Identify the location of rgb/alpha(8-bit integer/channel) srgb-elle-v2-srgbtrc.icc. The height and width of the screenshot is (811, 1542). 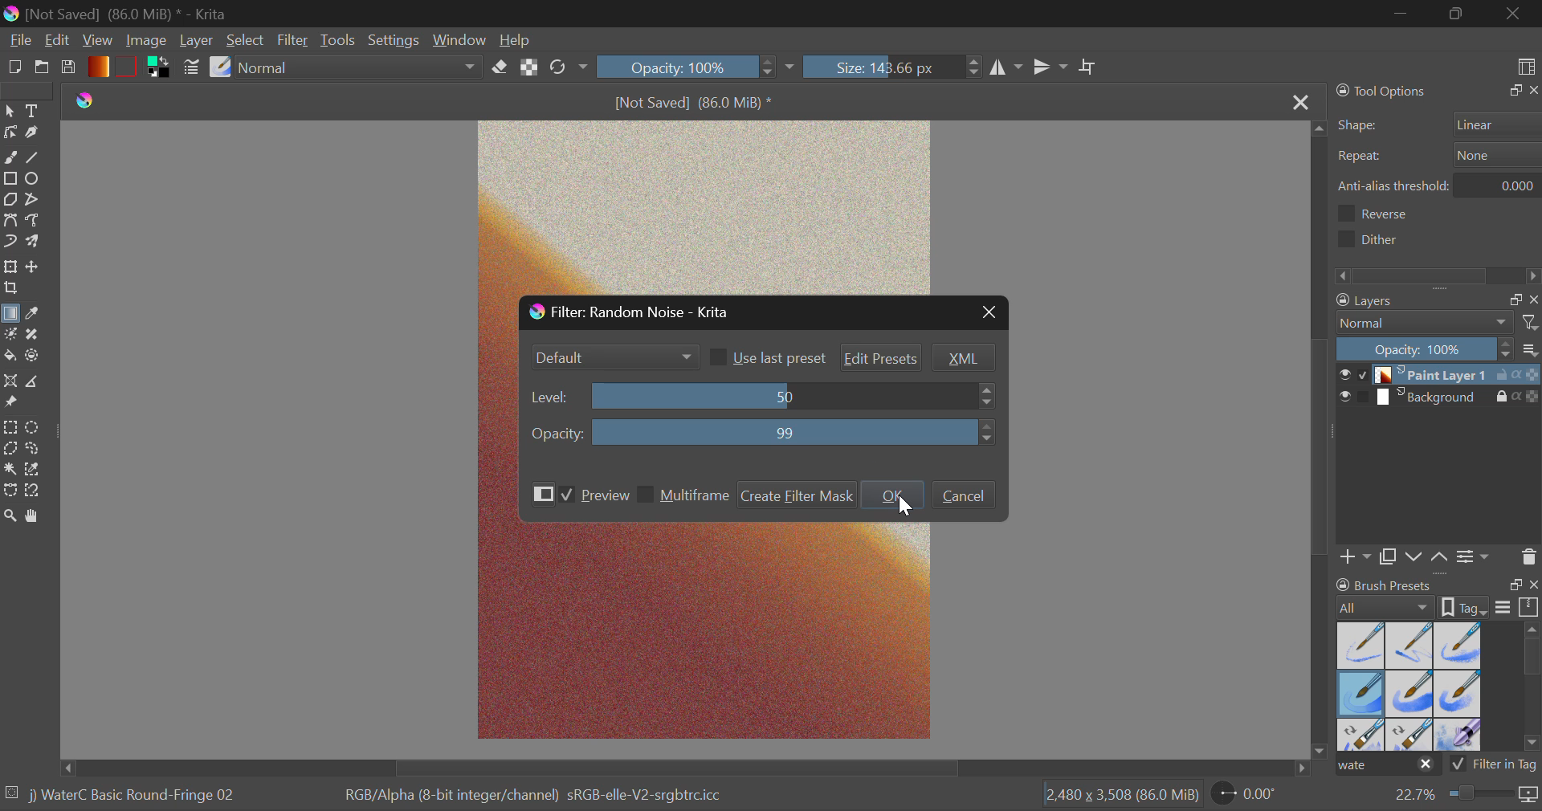
(544, 800).